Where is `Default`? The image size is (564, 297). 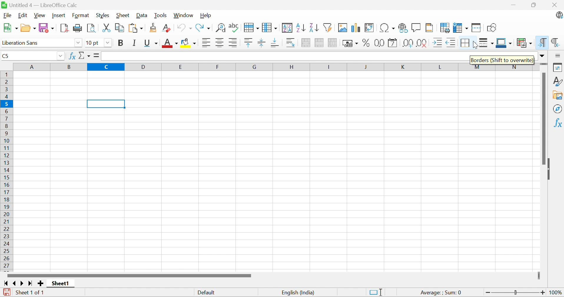
Default is located at coordinates (208, 293).